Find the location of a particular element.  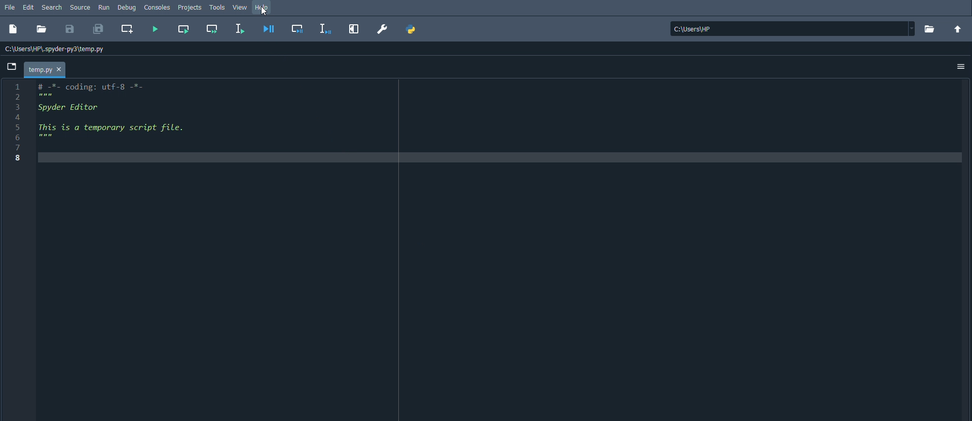

Cursor is located at coordinates (263, 12).